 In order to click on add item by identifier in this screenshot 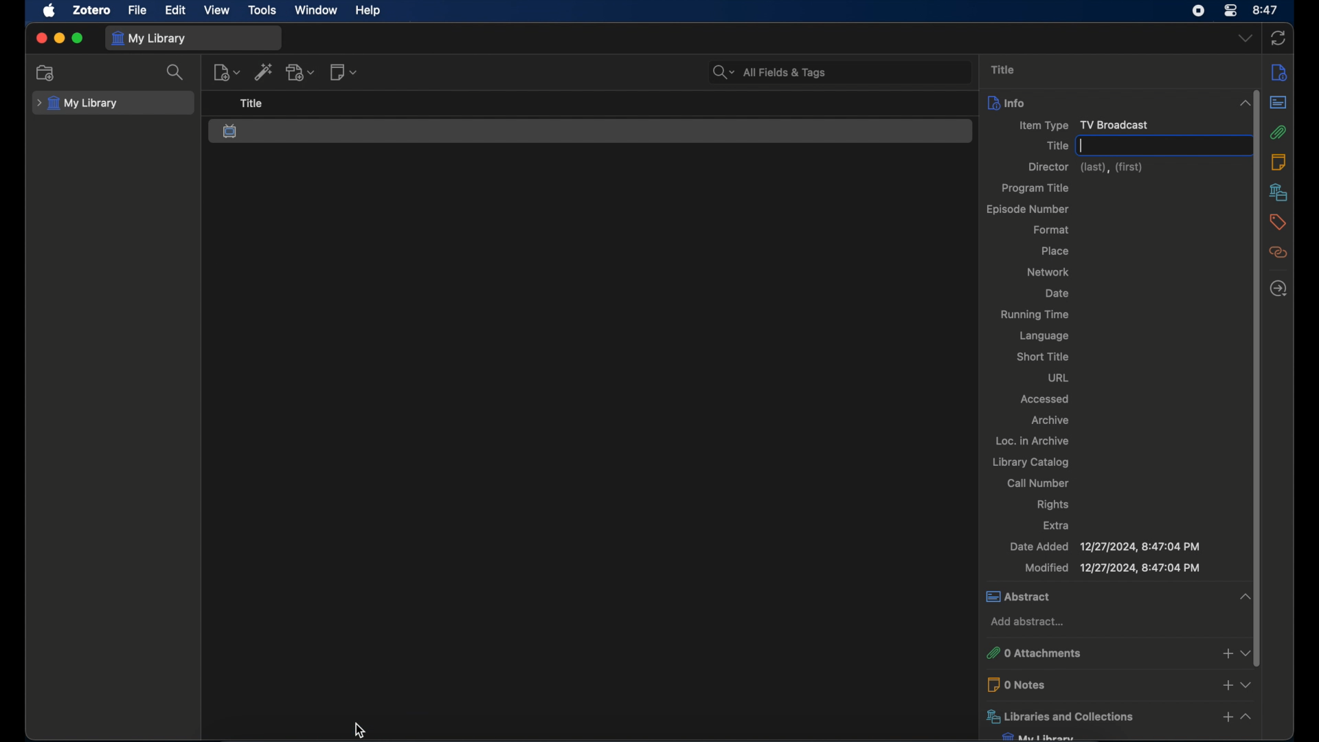, I will do `click(264, 72)`.